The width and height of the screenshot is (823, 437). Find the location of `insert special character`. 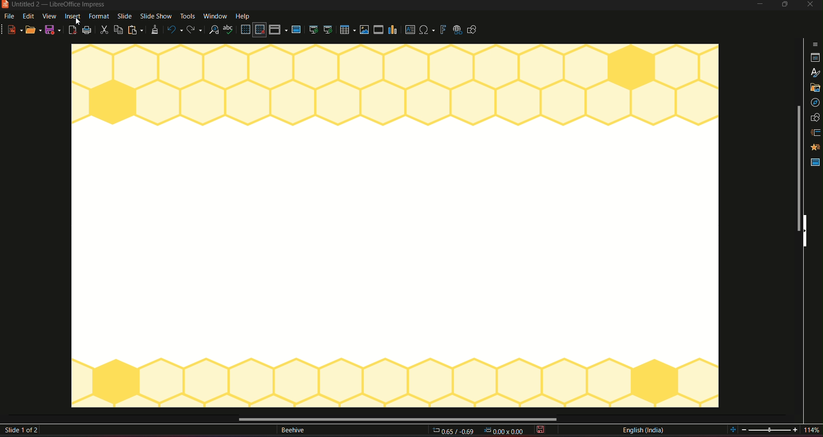

insert special character is located at coordinates (427, 29).